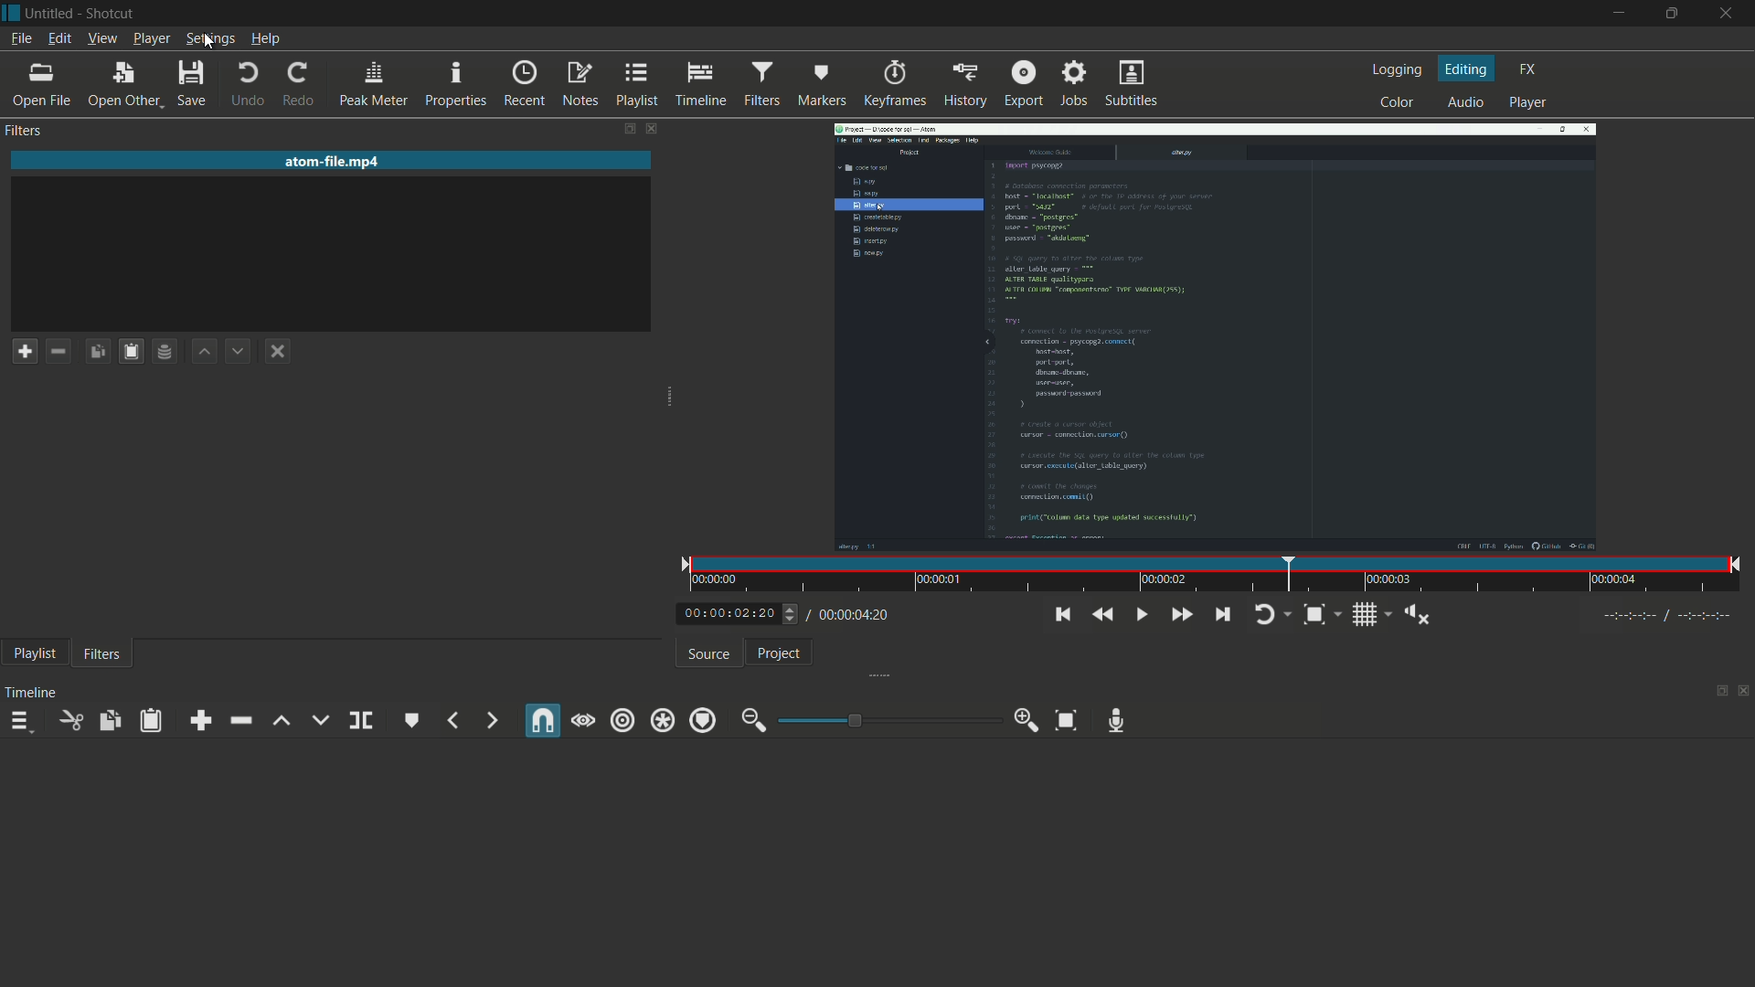  I want to click on save, so click(192, 82).